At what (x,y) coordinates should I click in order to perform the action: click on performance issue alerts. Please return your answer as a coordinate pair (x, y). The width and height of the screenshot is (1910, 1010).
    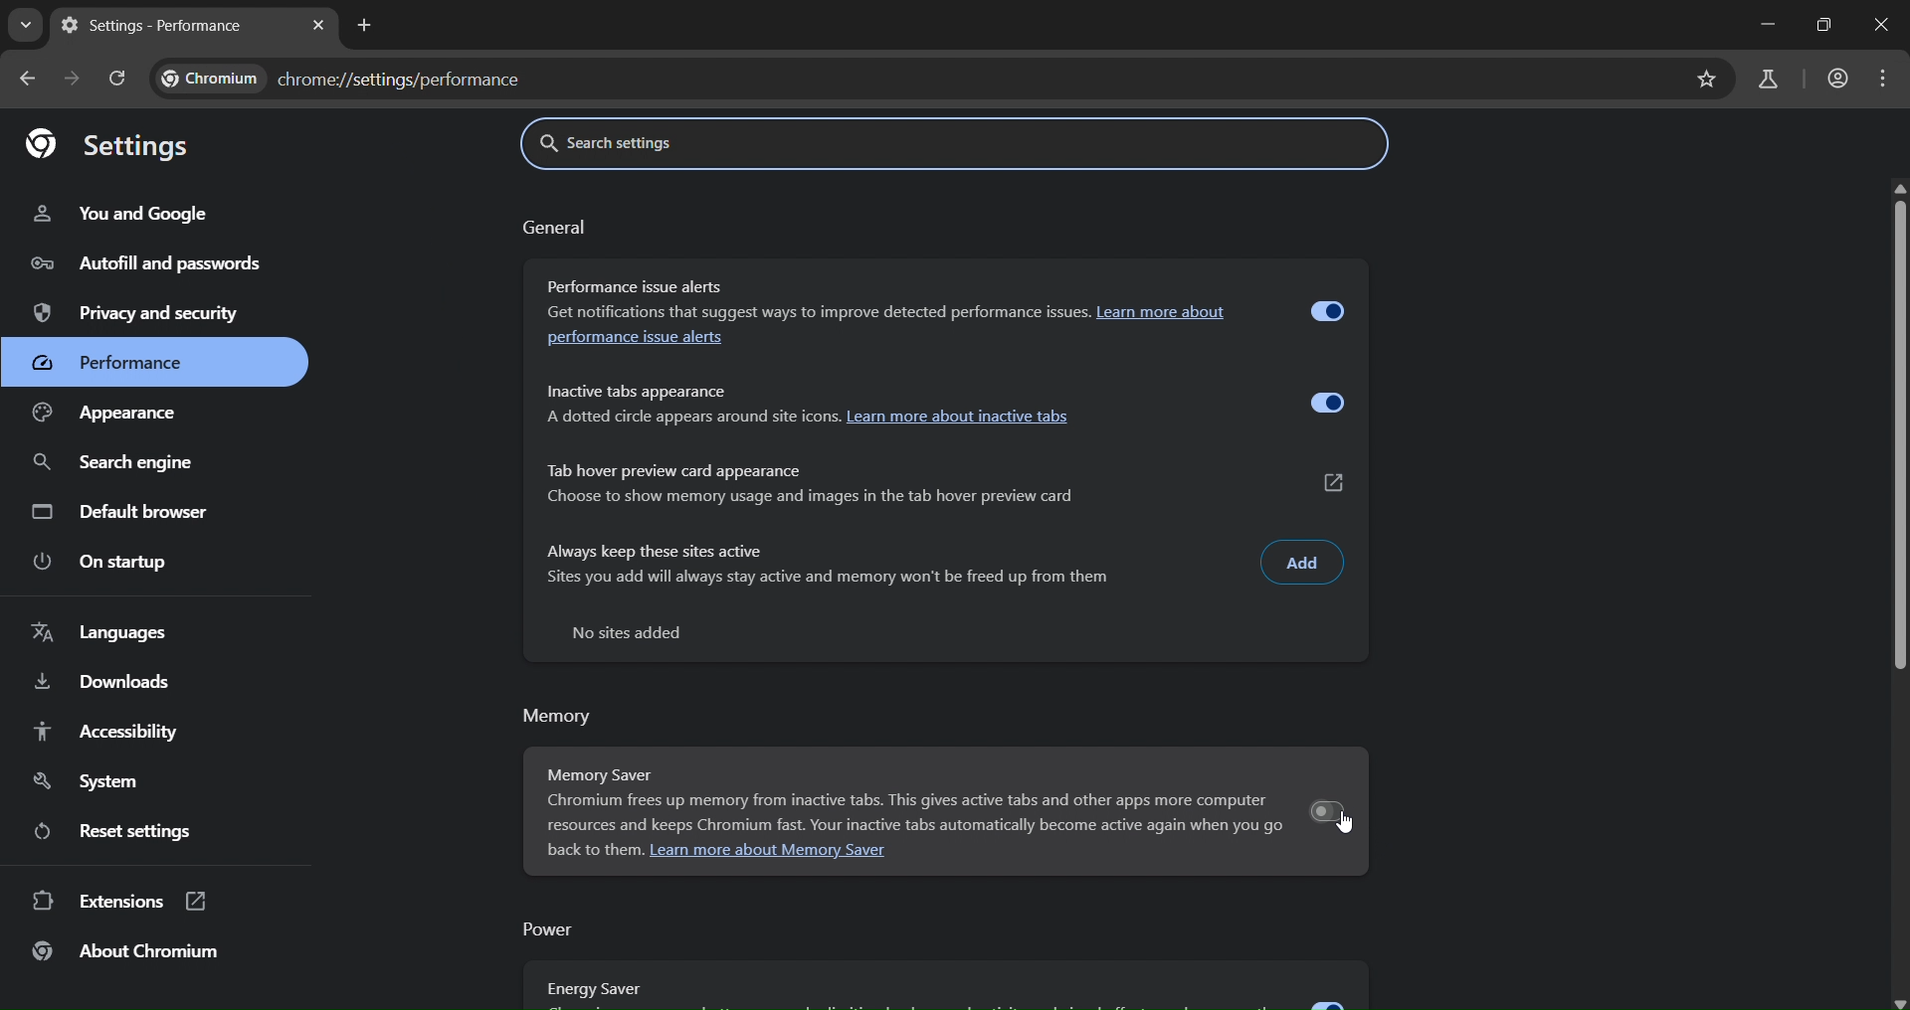
    Looking at the image, I should click on (641, 339).